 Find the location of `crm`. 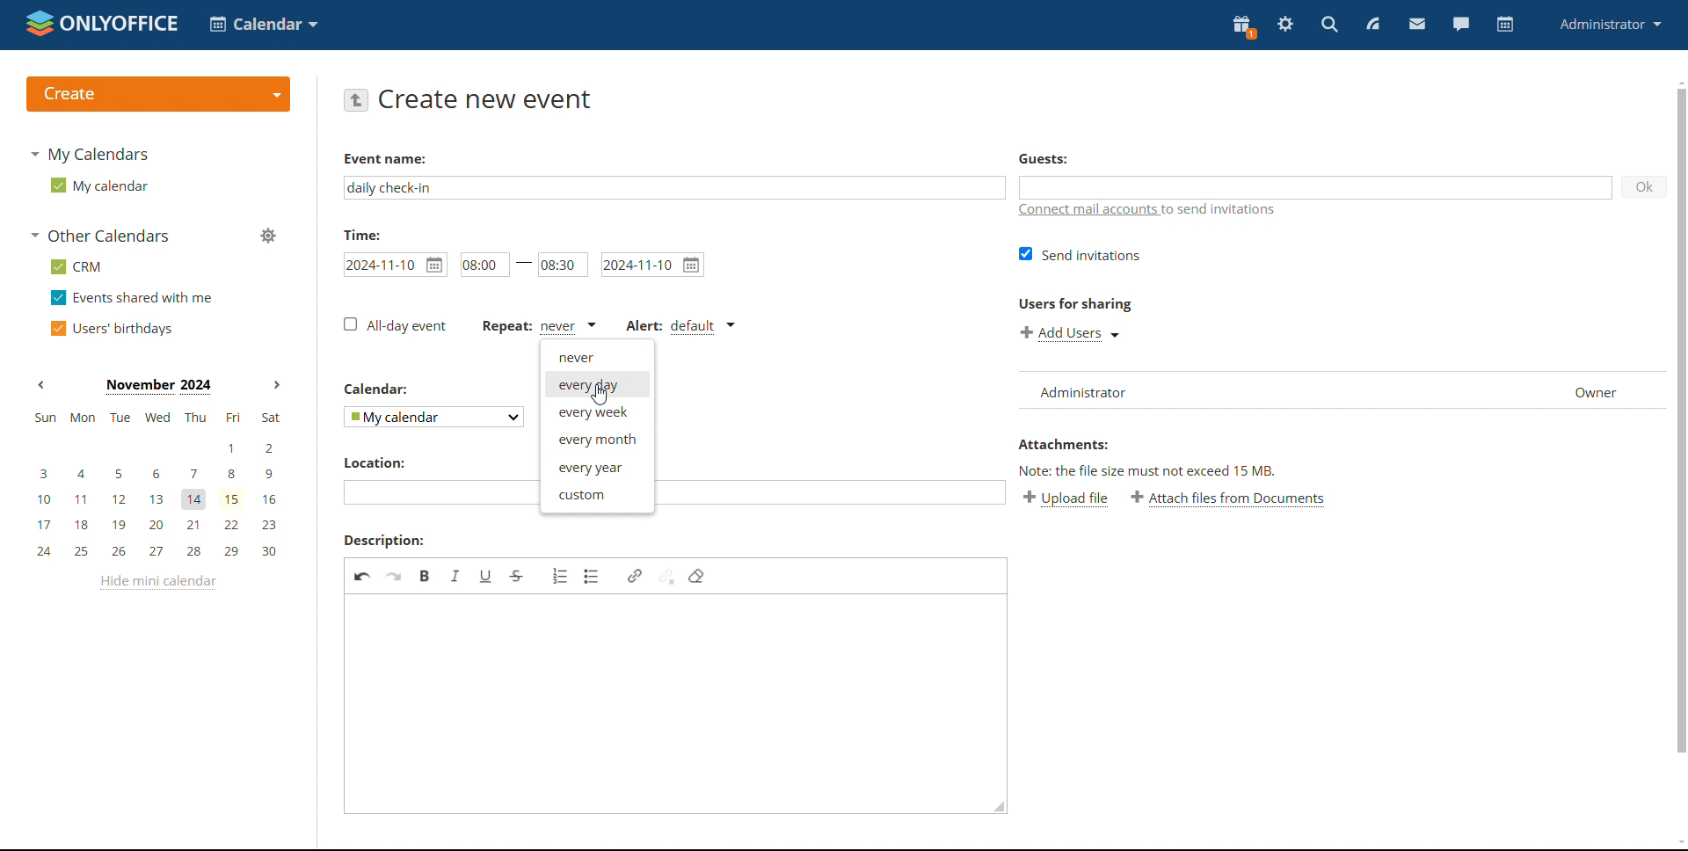

crm is located at coordinates (73, 266).